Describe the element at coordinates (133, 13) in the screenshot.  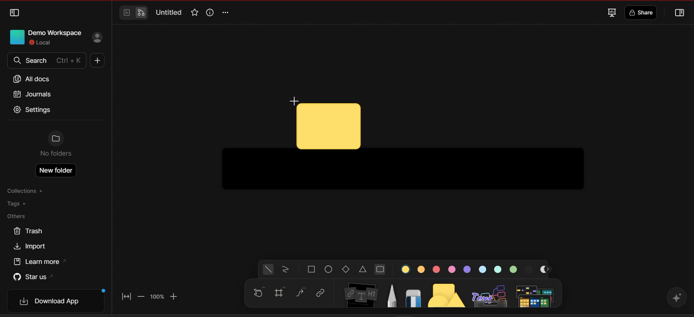
I see `switch` at that location.